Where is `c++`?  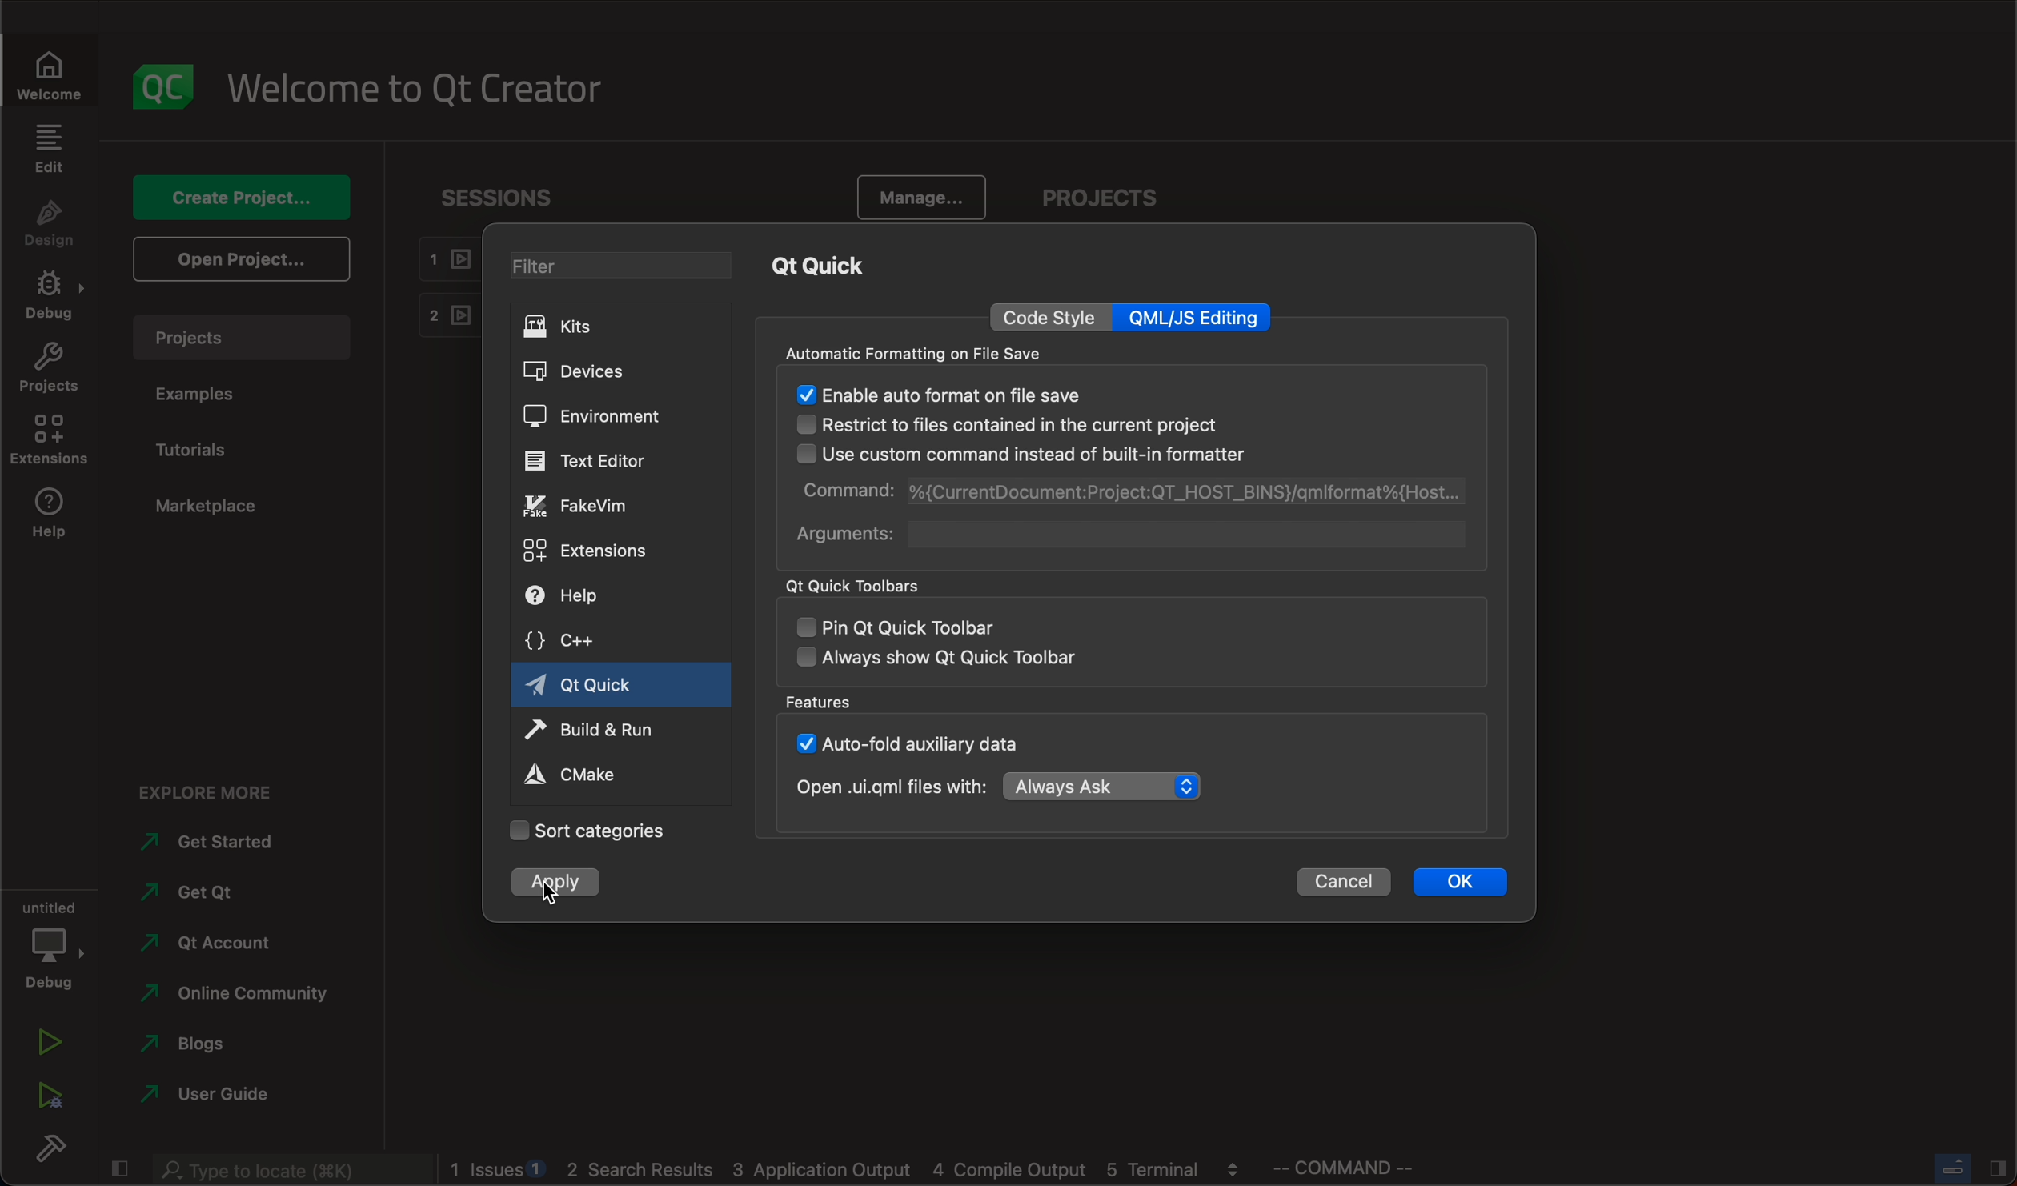 c++ is located at coordinates (579, 641).